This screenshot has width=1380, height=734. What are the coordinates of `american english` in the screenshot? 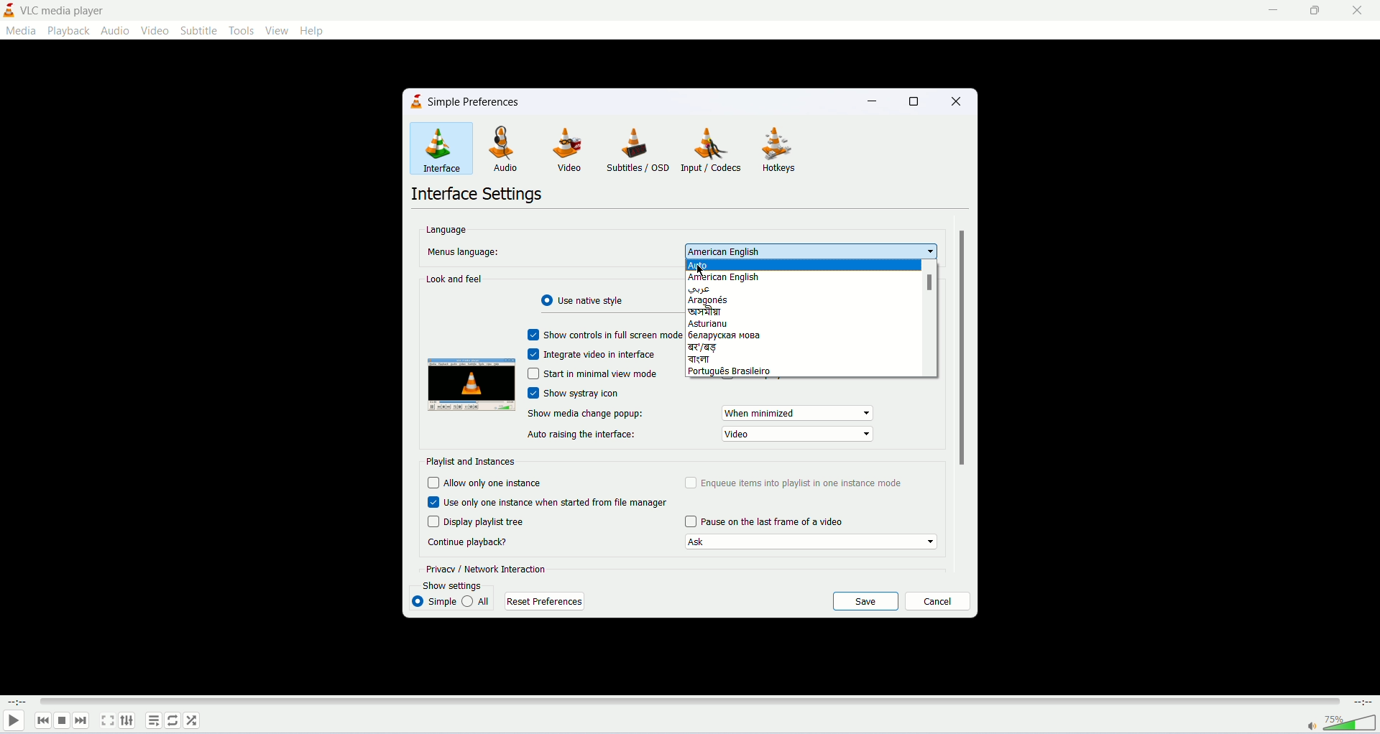 It's located at (803, 277).